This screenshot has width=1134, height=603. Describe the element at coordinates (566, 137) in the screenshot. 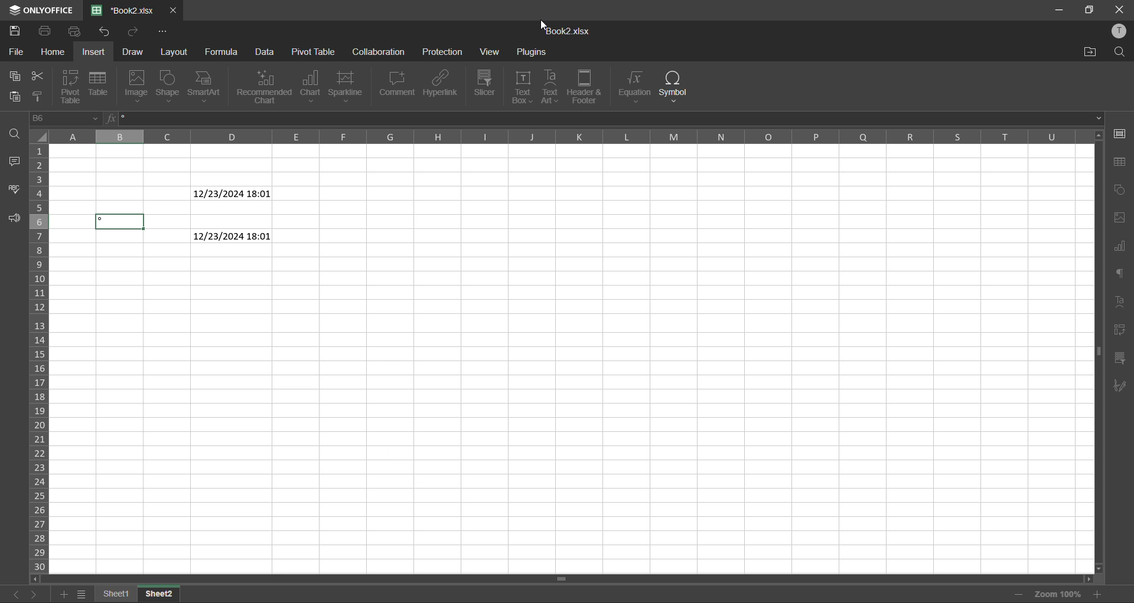

I see `column names in alphabets` at that location.